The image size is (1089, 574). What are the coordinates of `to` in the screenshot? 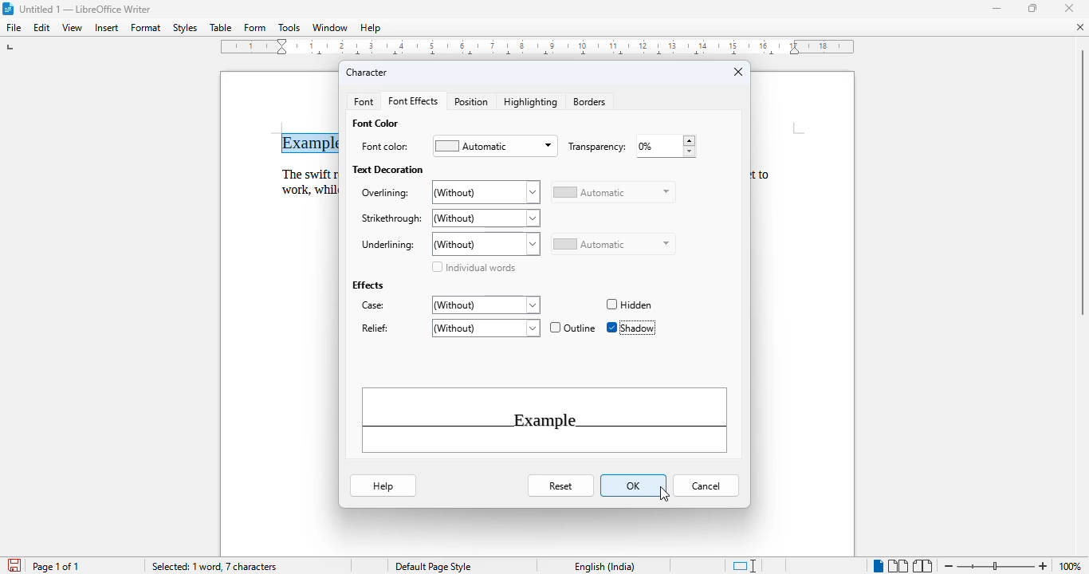 It's located at (768, 174).